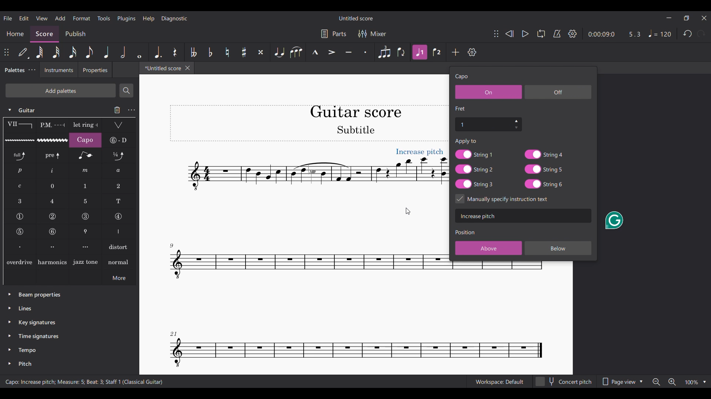 The height and width of the screenshot is (399, 711). I want to click on String number 4, so click(118, 217).